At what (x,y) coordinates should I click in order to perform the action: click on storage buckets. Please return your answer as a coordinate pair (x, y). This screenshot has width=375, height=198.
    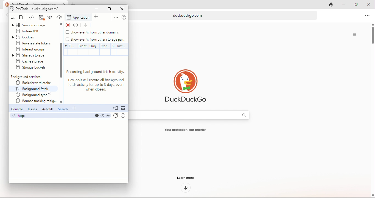
    Looking at the image, I should click on (32, 68).